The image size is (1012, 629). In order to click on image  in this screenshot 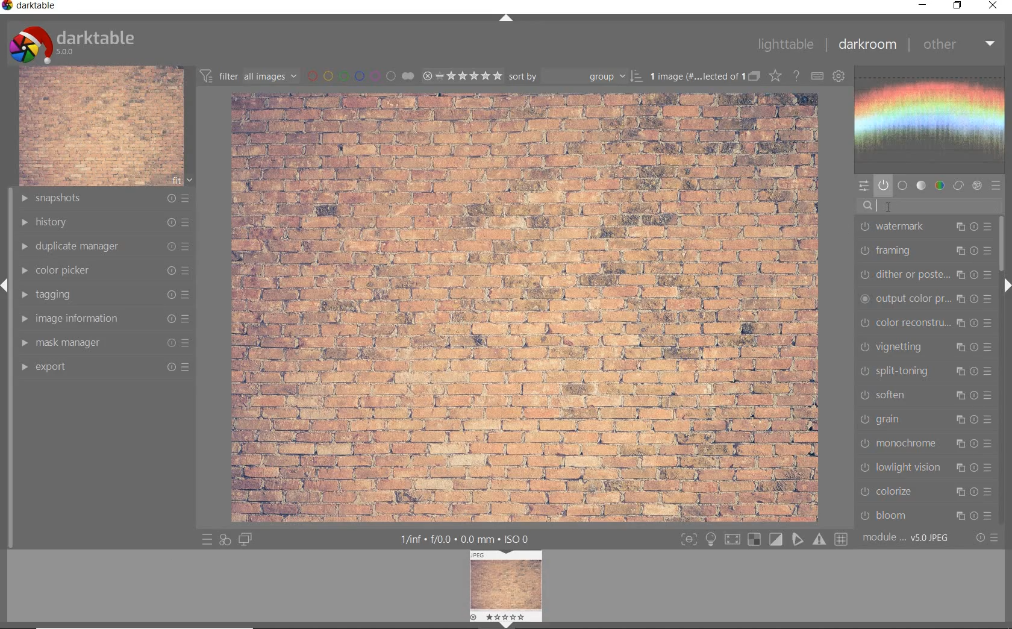, I will do `click(101, 127)`.